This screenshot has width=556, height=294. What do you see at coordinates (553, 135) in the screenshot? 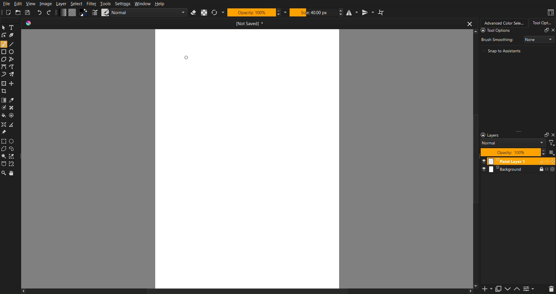
I see `Close` at bounding box center [553, 135].